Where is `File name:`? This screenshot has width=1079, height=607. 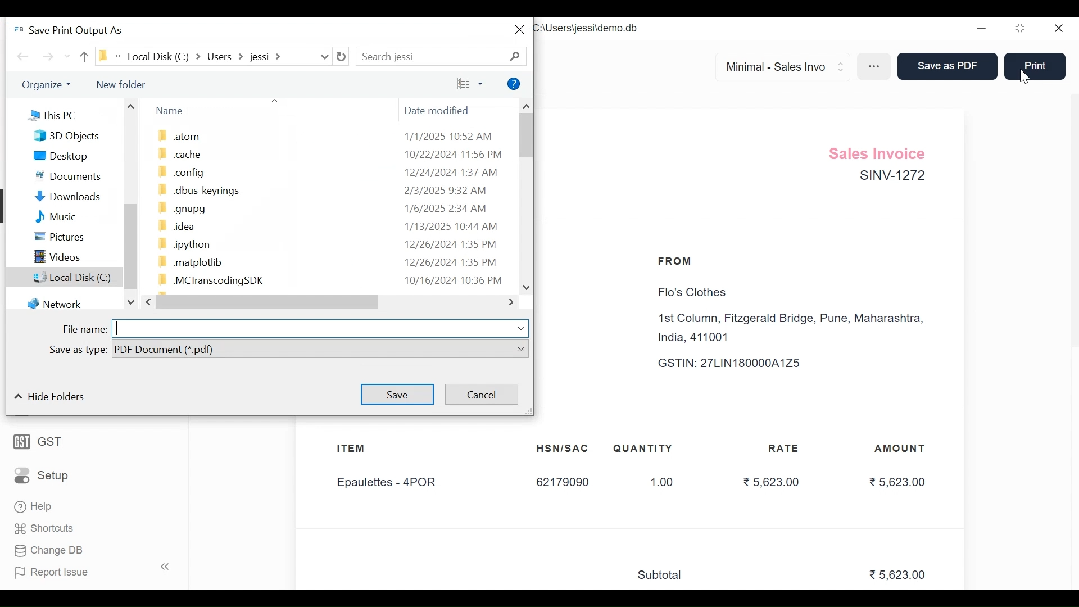 File name: is located at coordinates (84, 329).